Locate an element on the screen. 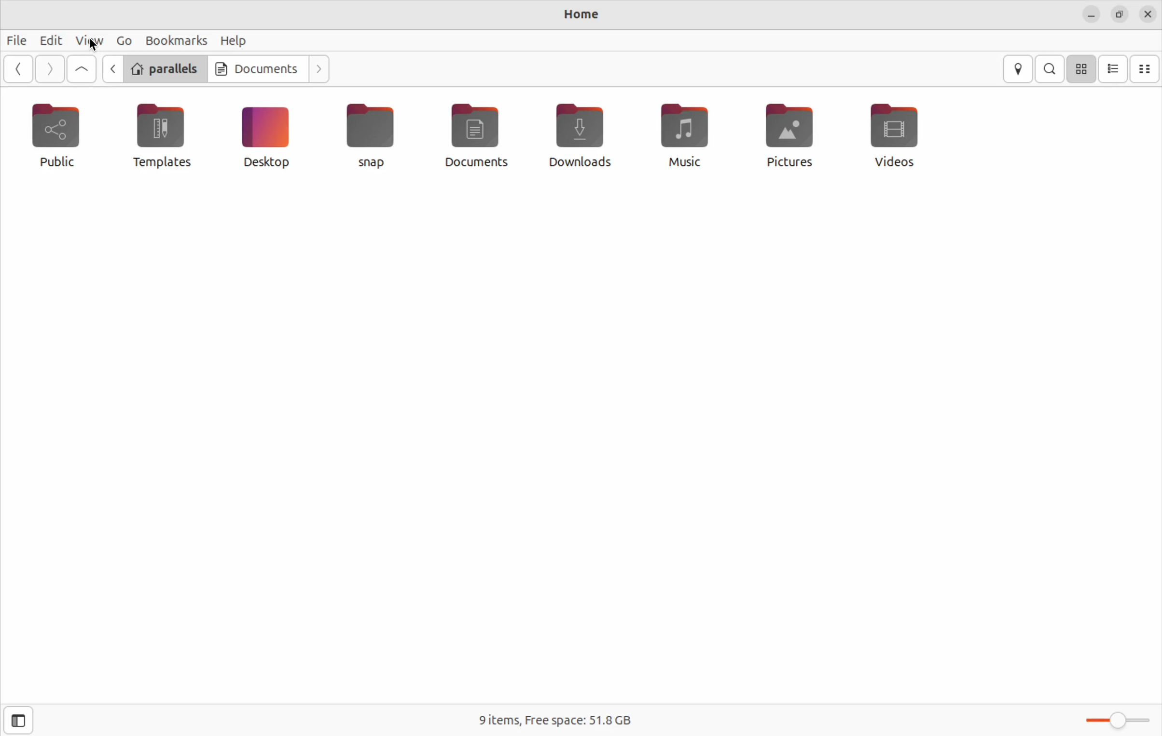 The height and width of the screenshot is (736, 1162). desktop icon is located at coordinates (264, 137).